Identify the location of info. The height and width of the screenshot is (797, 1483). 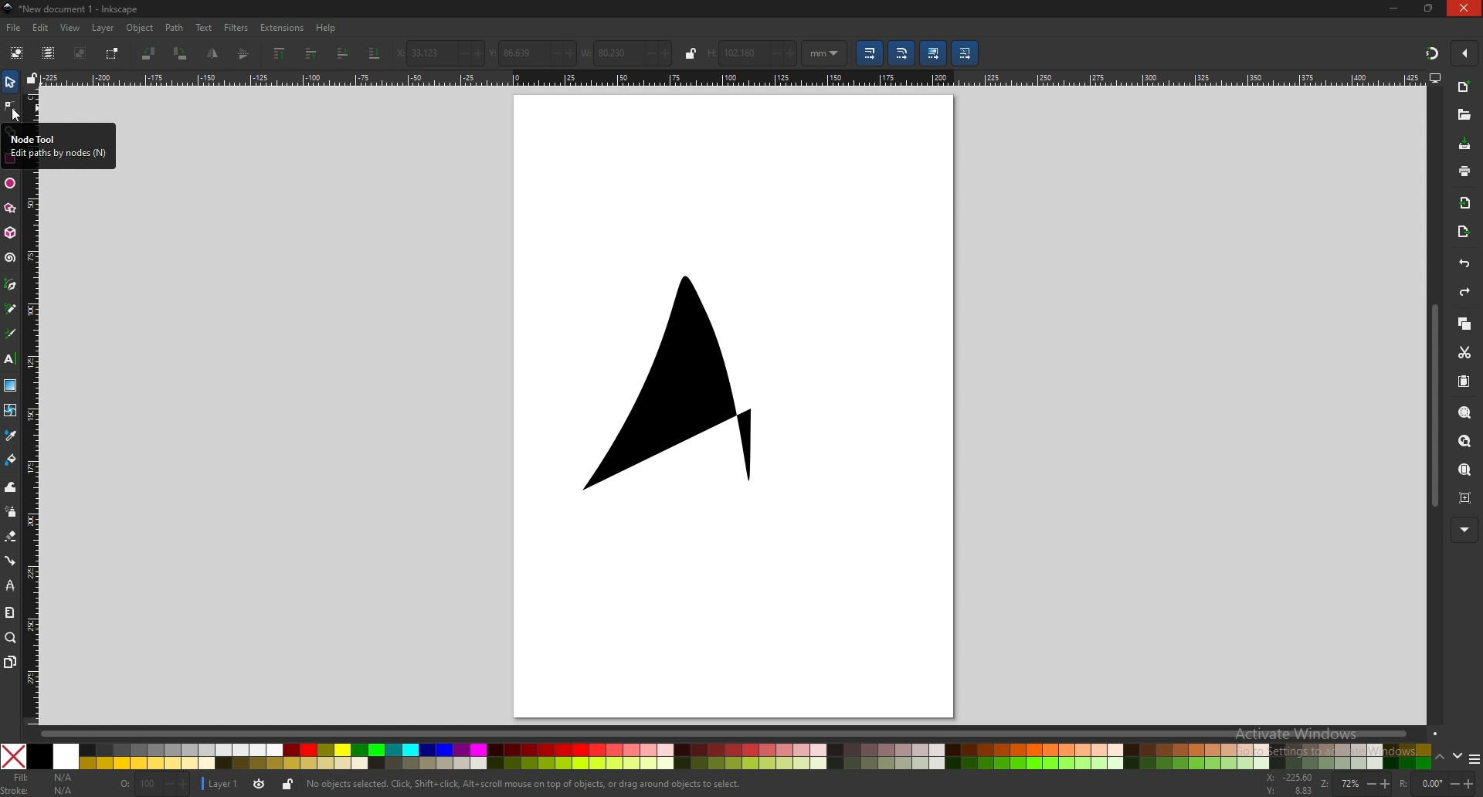
(524, 784).